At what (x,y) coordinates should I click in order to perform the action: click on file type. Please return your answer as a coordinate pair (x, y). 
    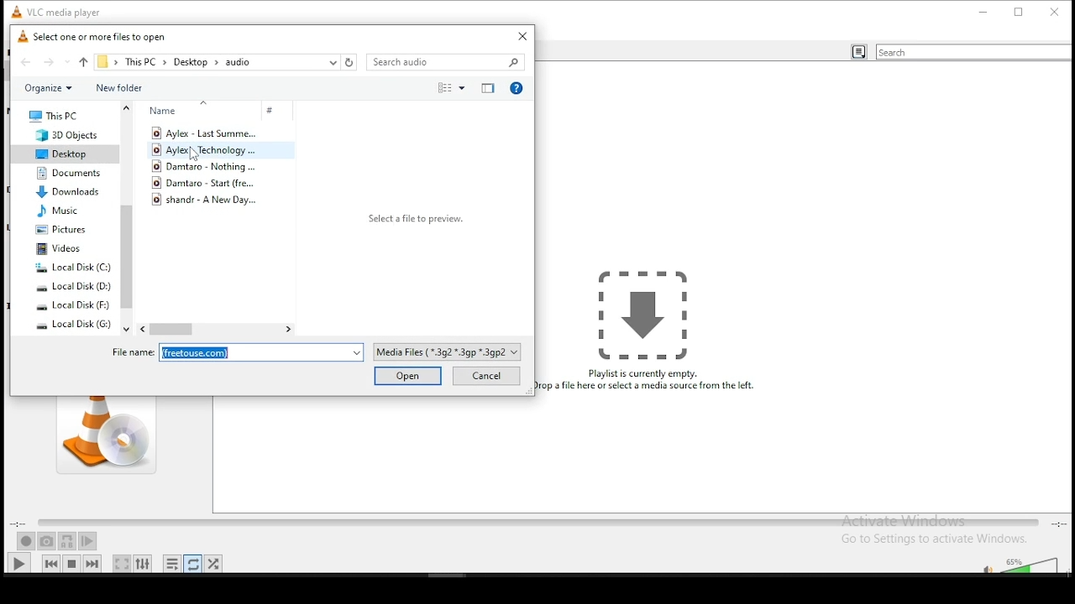
    Looking at the image, I should click on (450, 351).